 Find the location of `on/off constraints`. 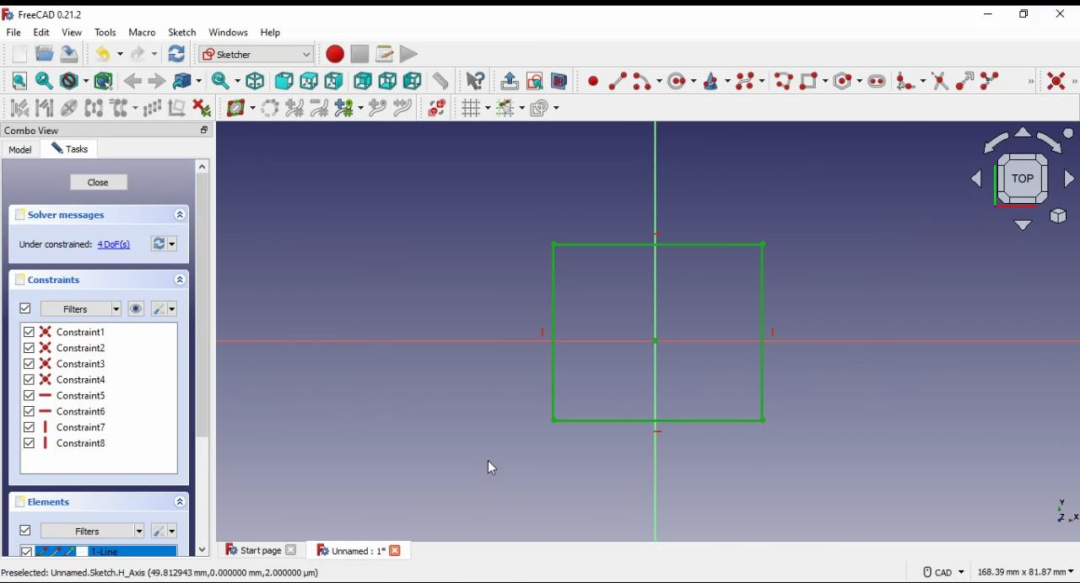

on/off constraints is located at coordinates (26, 308).